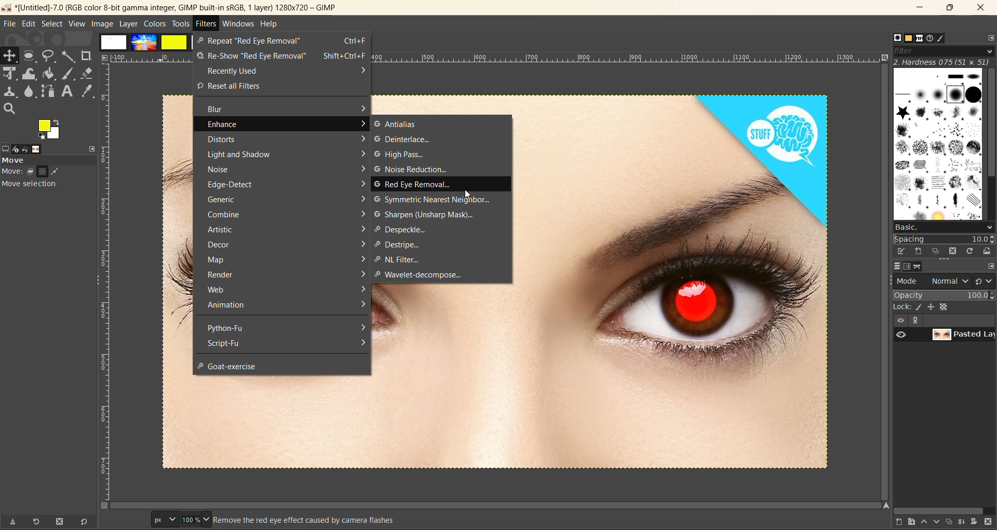  Describe the element at coordinates (7, 24) in the screenshot. I see `file` at that location.